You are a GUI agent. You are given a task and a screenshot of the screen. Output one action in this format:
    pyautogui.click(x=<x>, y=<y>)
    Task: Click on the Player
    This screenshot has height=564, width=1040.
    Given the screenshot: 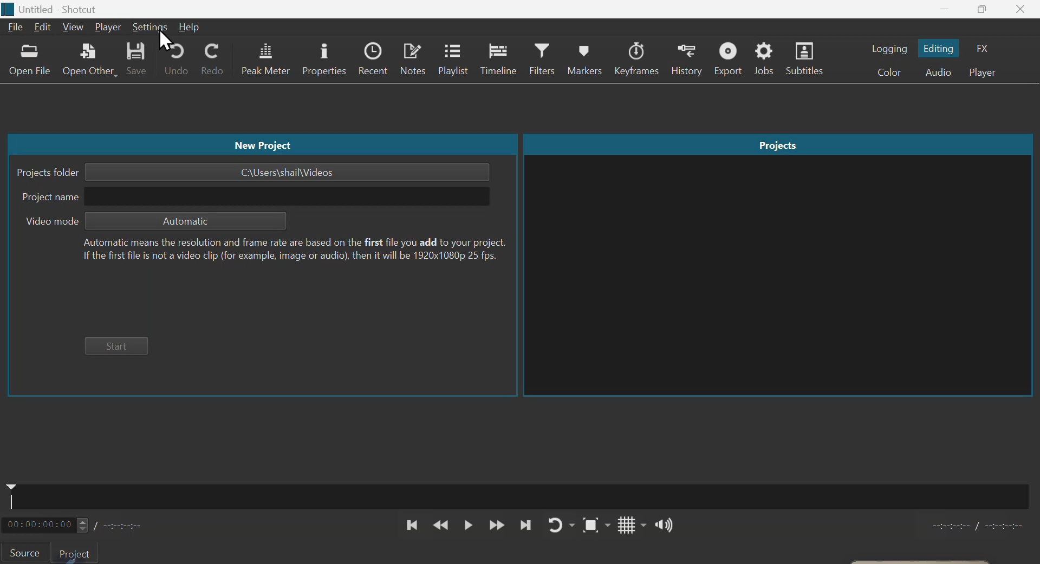 What is the action you would take?
    pyautogui.click(x=988, y=72)
    